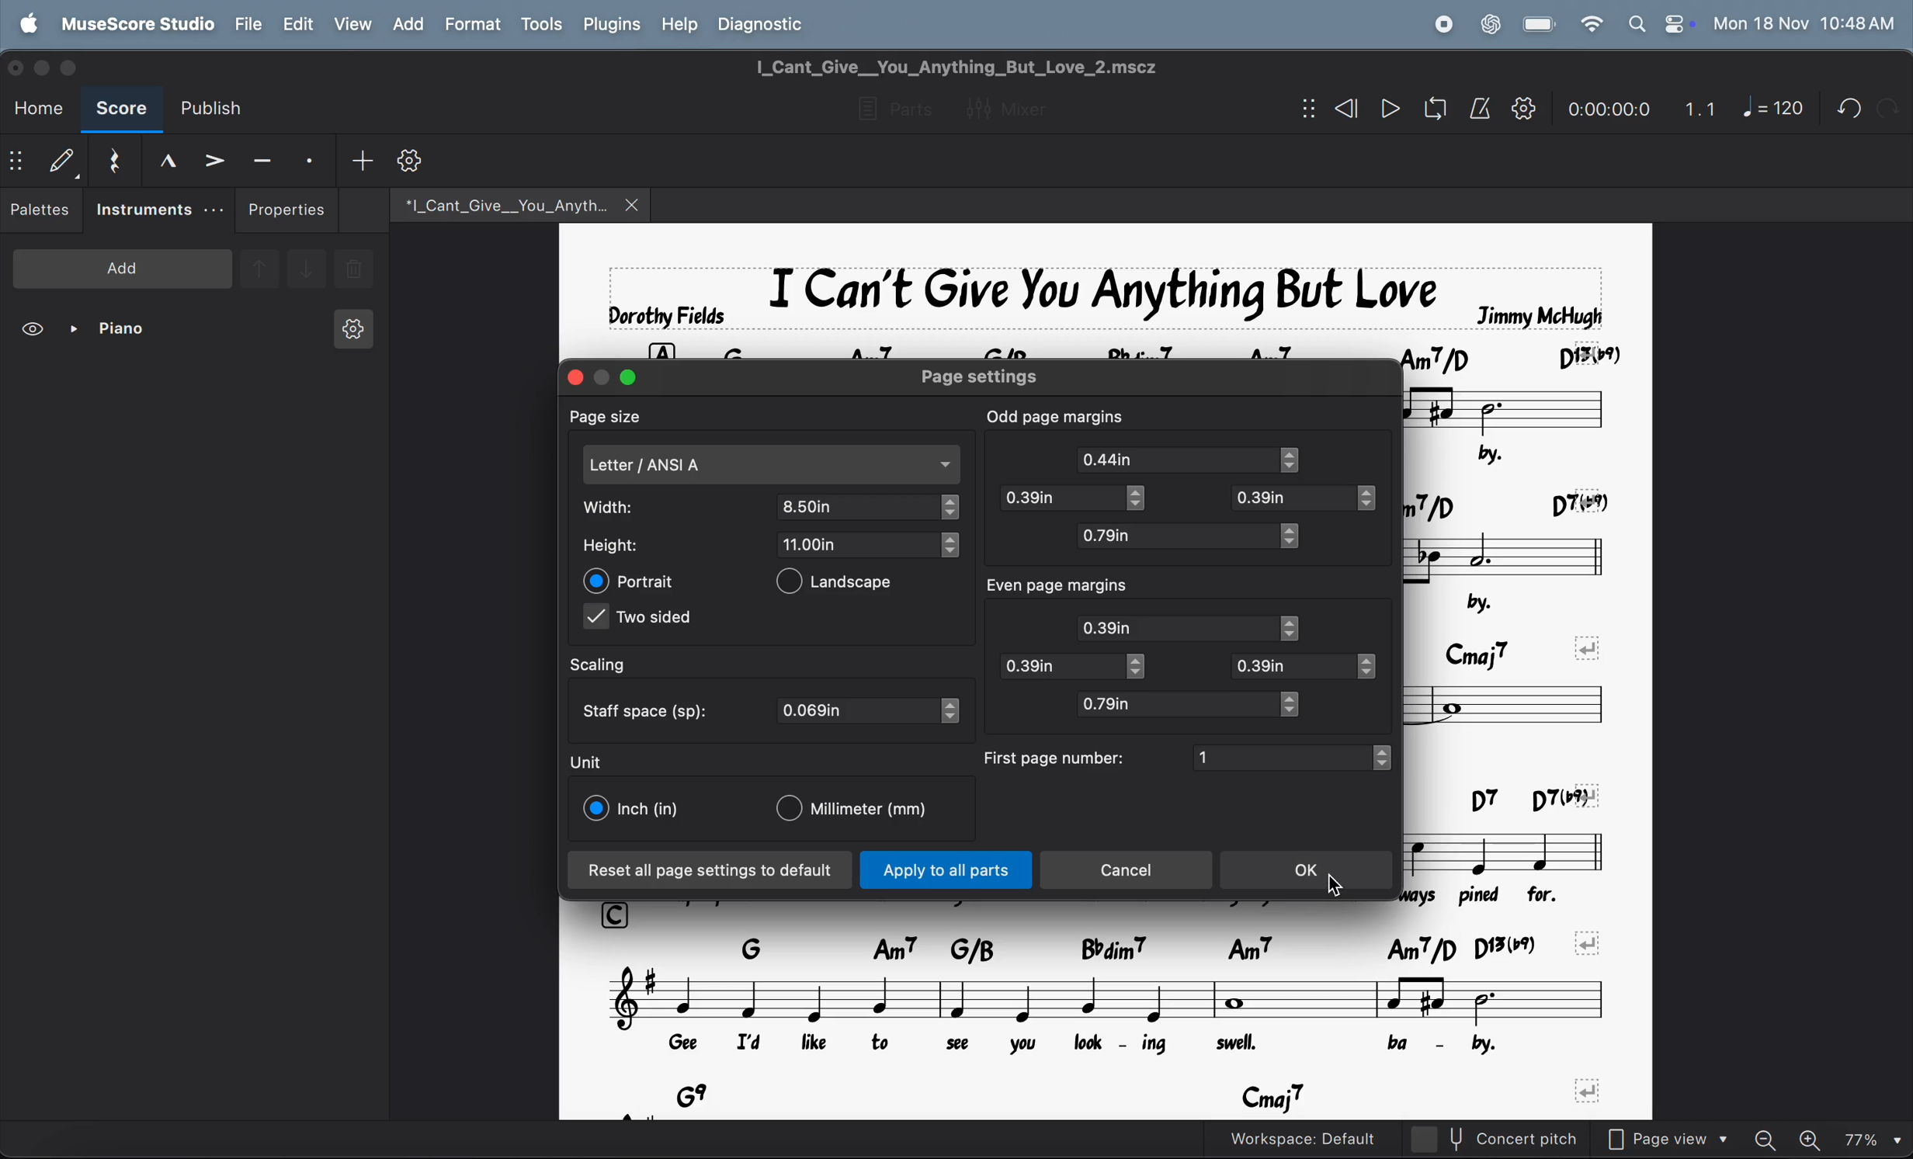  I want to click on play, so click(1390, 110).